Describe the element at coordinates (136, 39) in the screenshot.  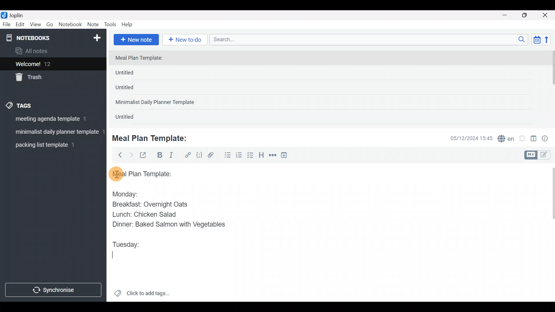
I see `New note` at that location.